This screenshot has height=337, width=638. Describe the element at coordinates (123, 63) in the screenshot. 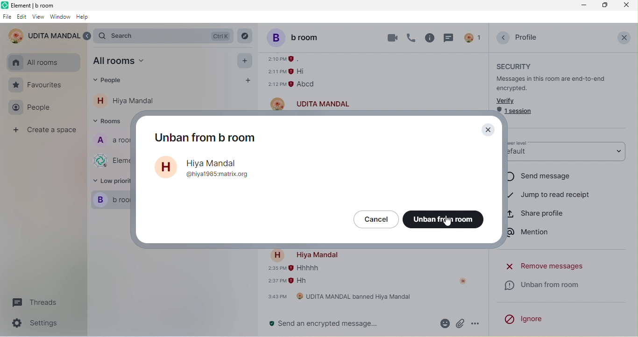

I see `all room` at that location.